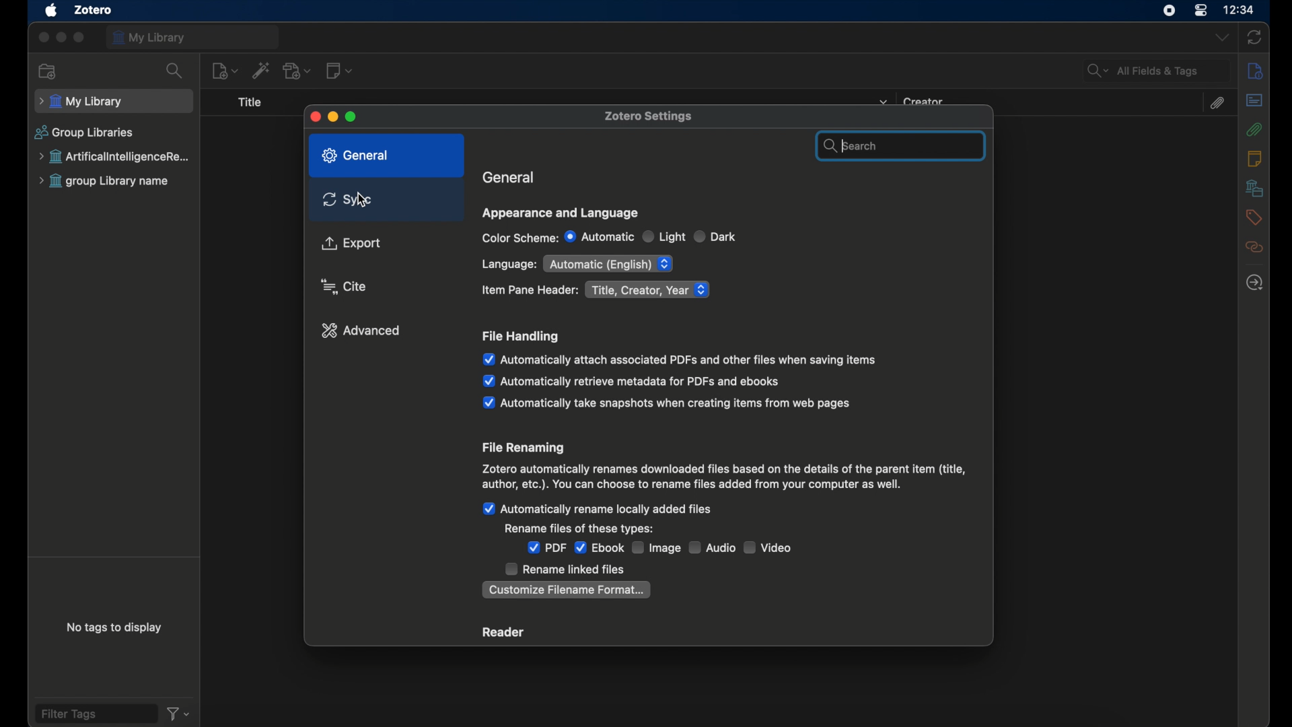  Describe the element at coordinates (1254, 129) in the screenshot. I see `attachments` at that location.